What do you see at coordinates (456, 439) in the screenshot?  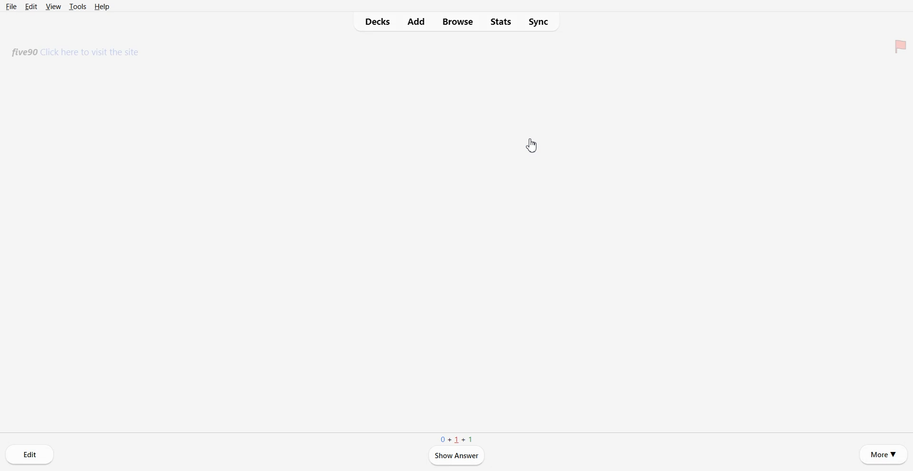 I see `0+1+1` at bounding box center [456, 439].